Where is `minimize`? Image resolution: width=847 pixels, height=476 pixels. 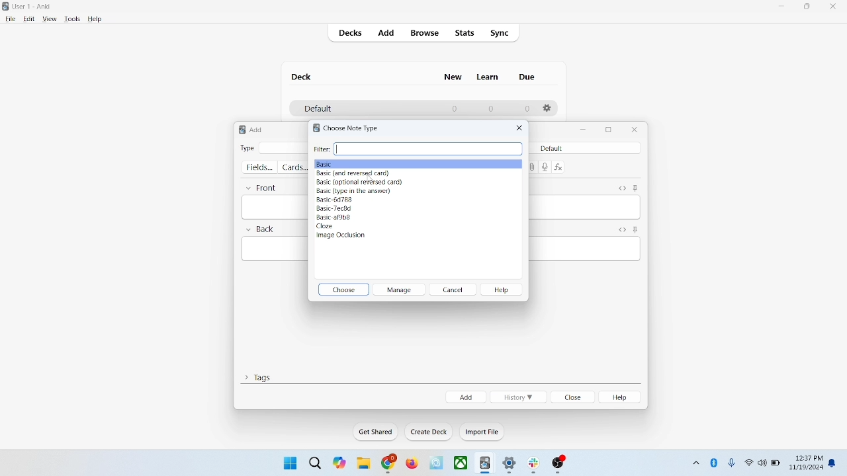
minimize is located at coordinates (585, 130).